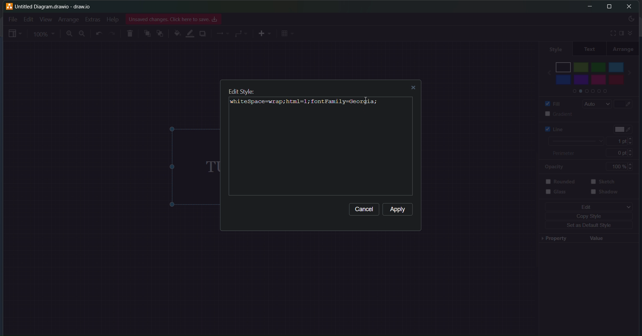  I want to click on pink, so click(598, 82).